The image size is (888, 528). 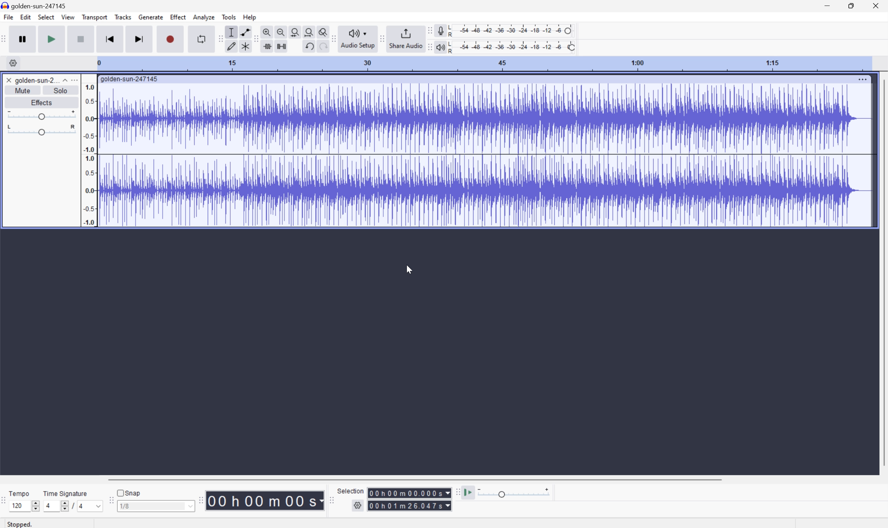 I want to click on Audio Setup, so click(x=358, y=39).